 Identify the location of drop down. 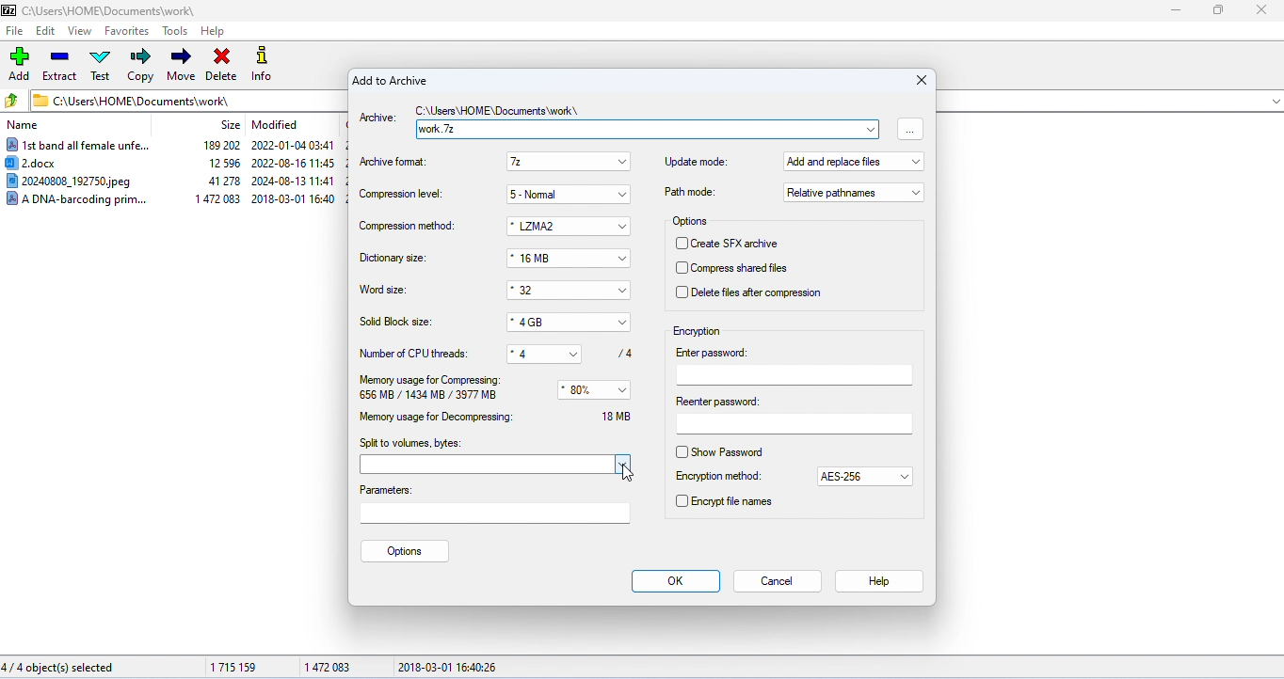
(624, 465).